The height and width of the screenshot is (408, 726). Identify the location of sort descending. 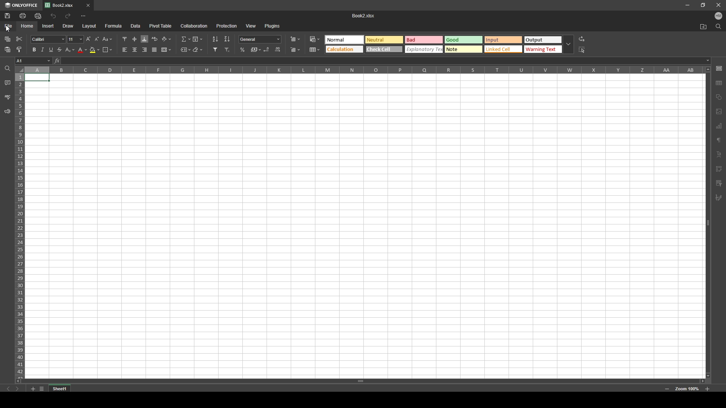
(227, 39).